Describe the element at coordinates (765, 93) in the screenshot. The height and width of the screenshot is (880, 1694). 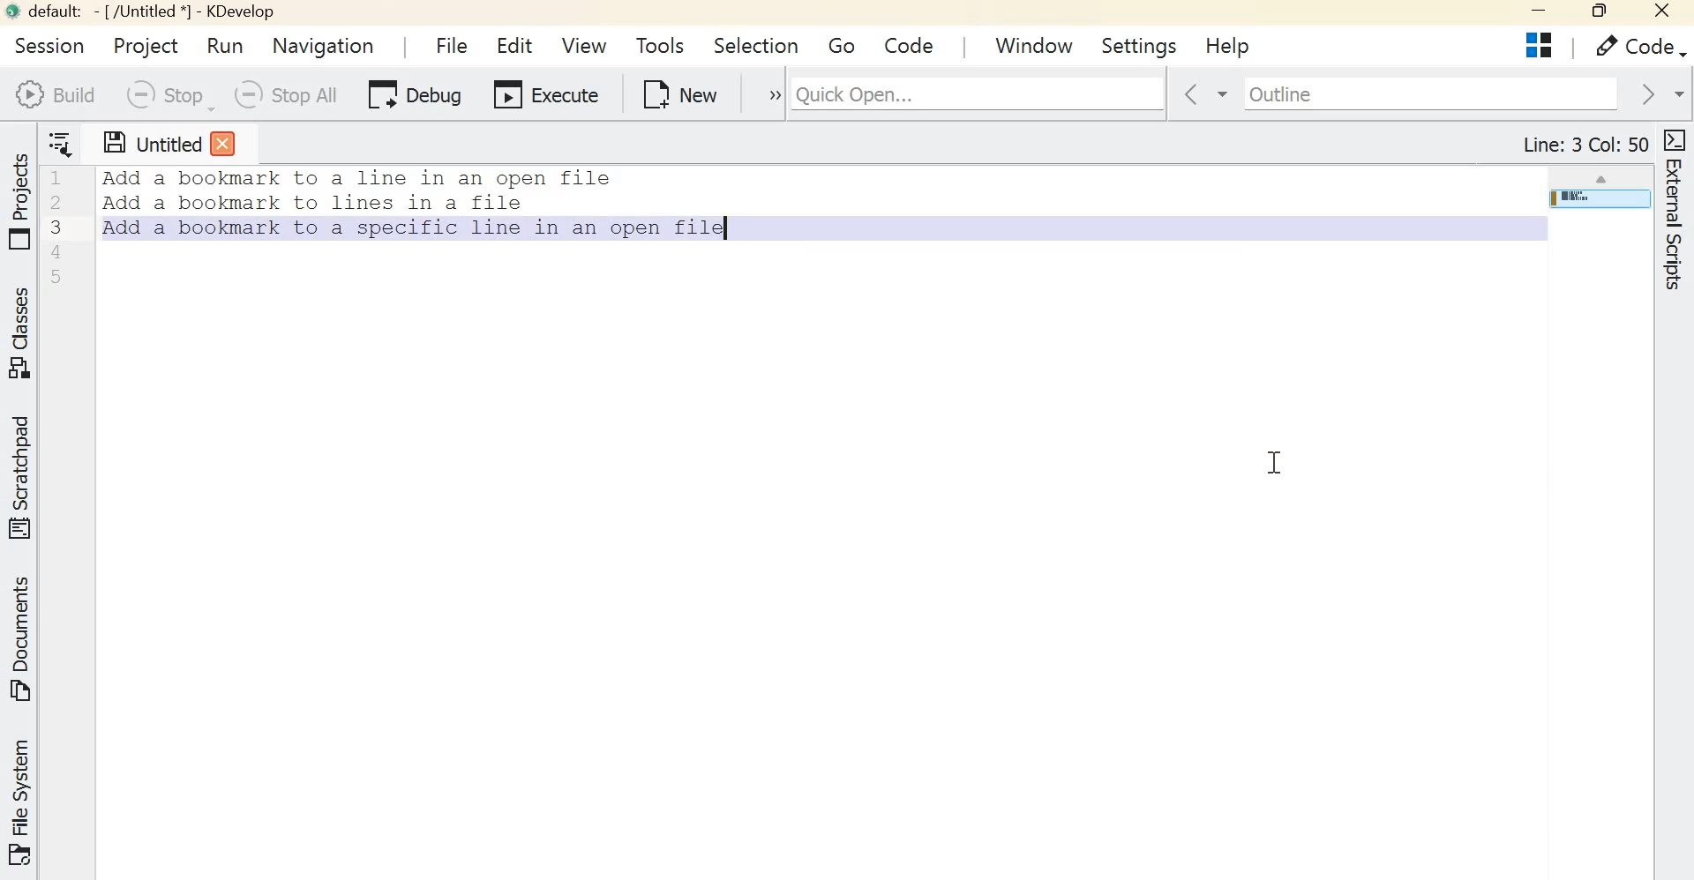
I see `expand` at that location.